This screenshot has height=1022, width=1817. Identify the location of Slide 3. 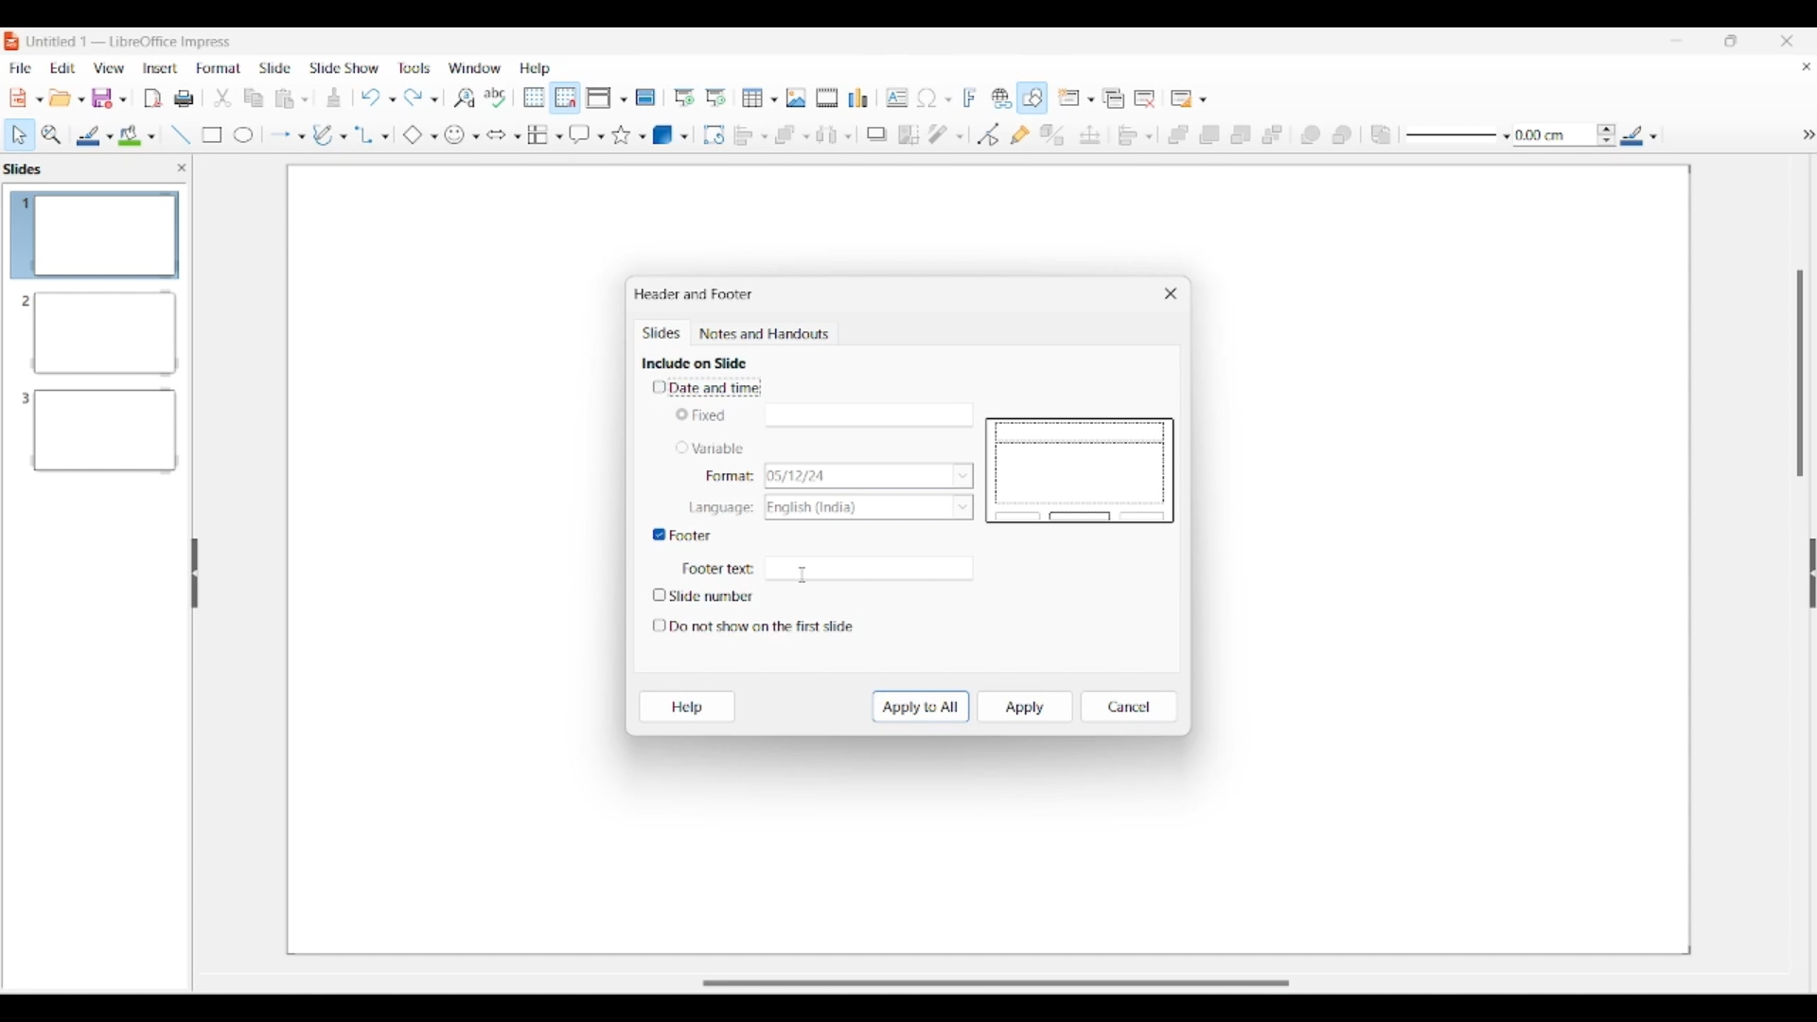
(95, 429).